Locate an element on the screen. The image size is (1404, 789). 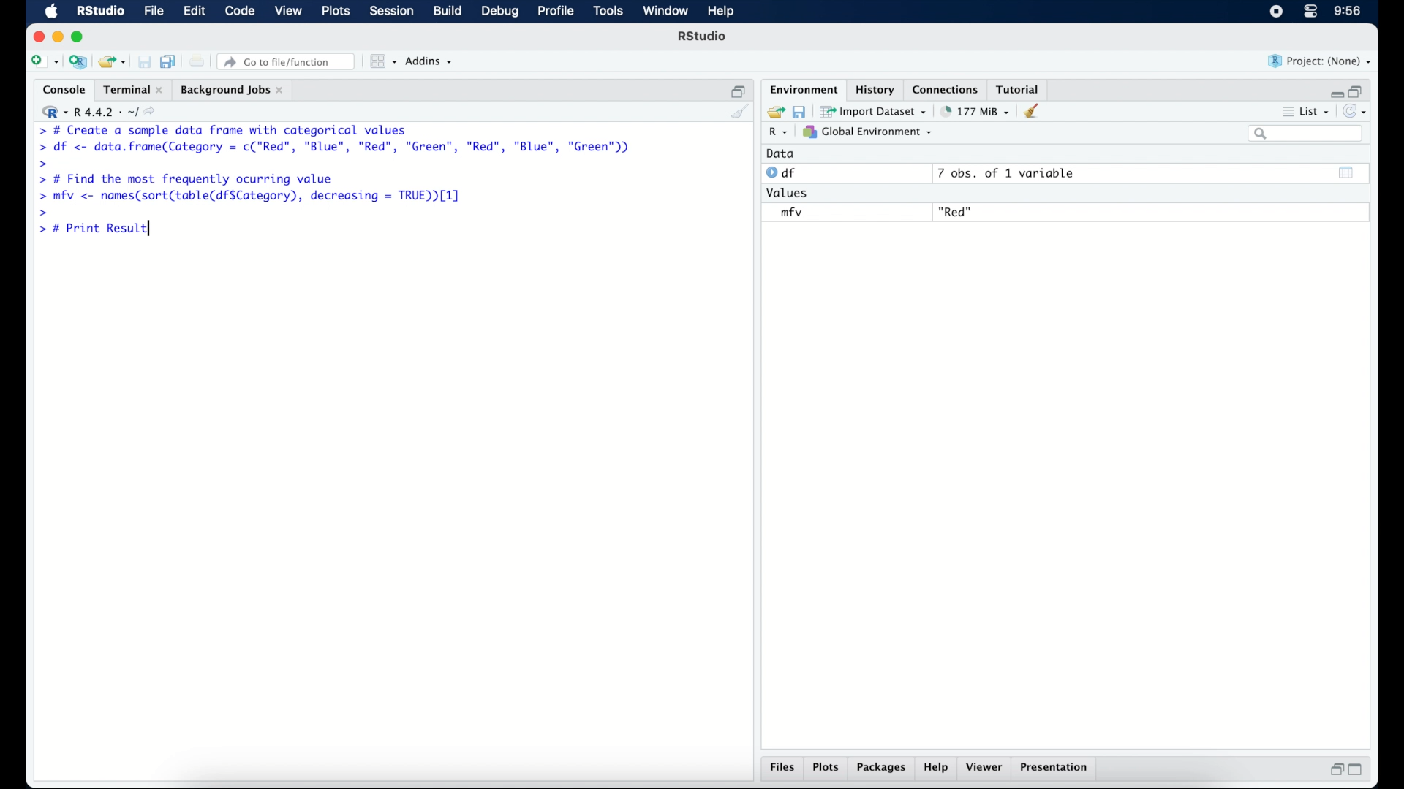
console is located at coordinates (61, 88).